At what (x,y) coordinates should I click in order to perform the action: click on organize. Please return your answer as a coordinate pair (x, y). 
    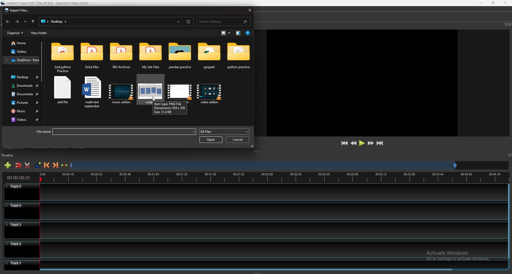
    Looking at the image, I should click on (16, 33).